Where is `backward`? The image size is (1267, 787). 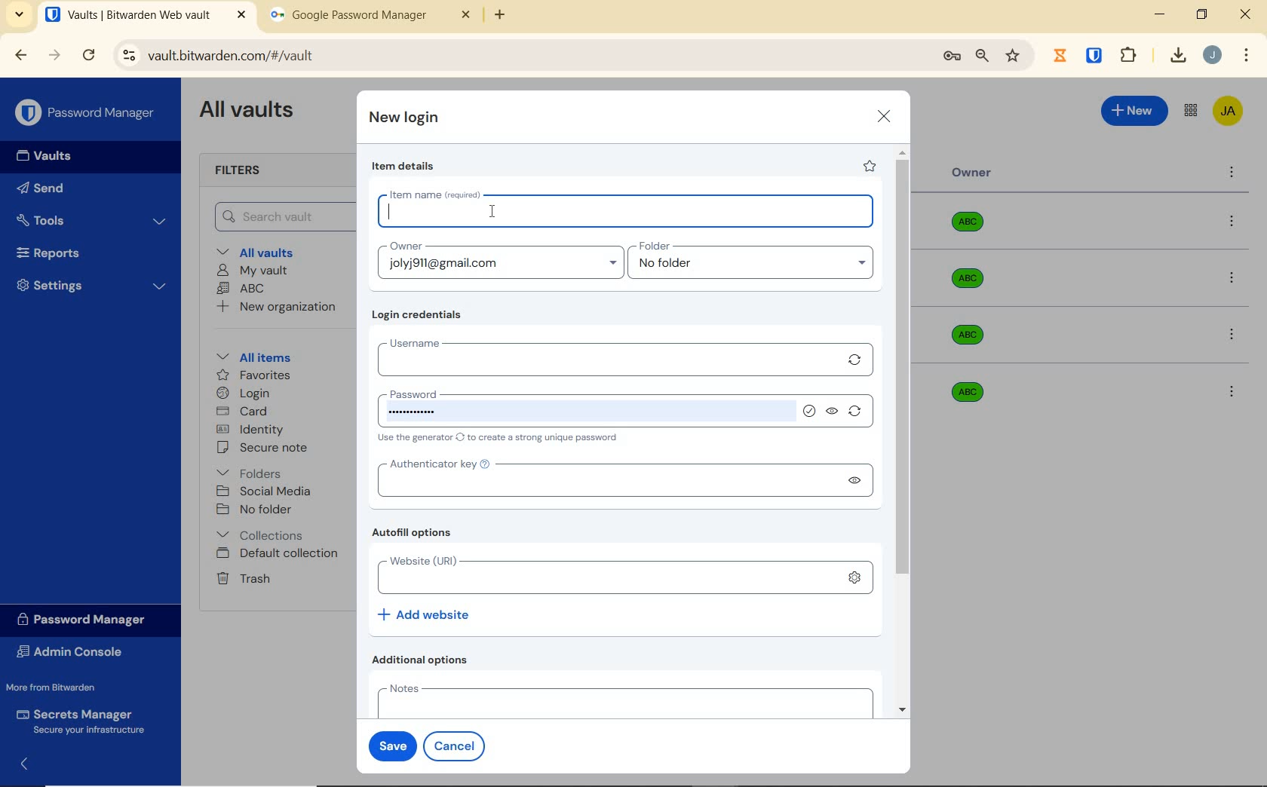 backward is located at coordinates (20, 55).